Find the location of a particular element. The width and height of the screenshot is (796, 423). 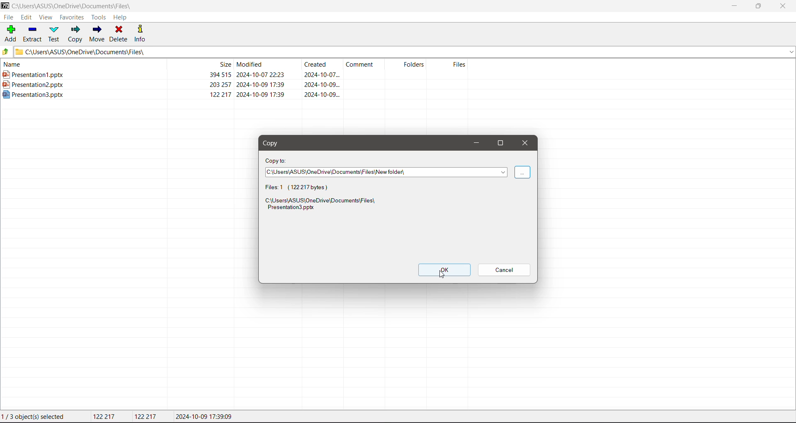

Maximize is located at coordinates (499, 144).